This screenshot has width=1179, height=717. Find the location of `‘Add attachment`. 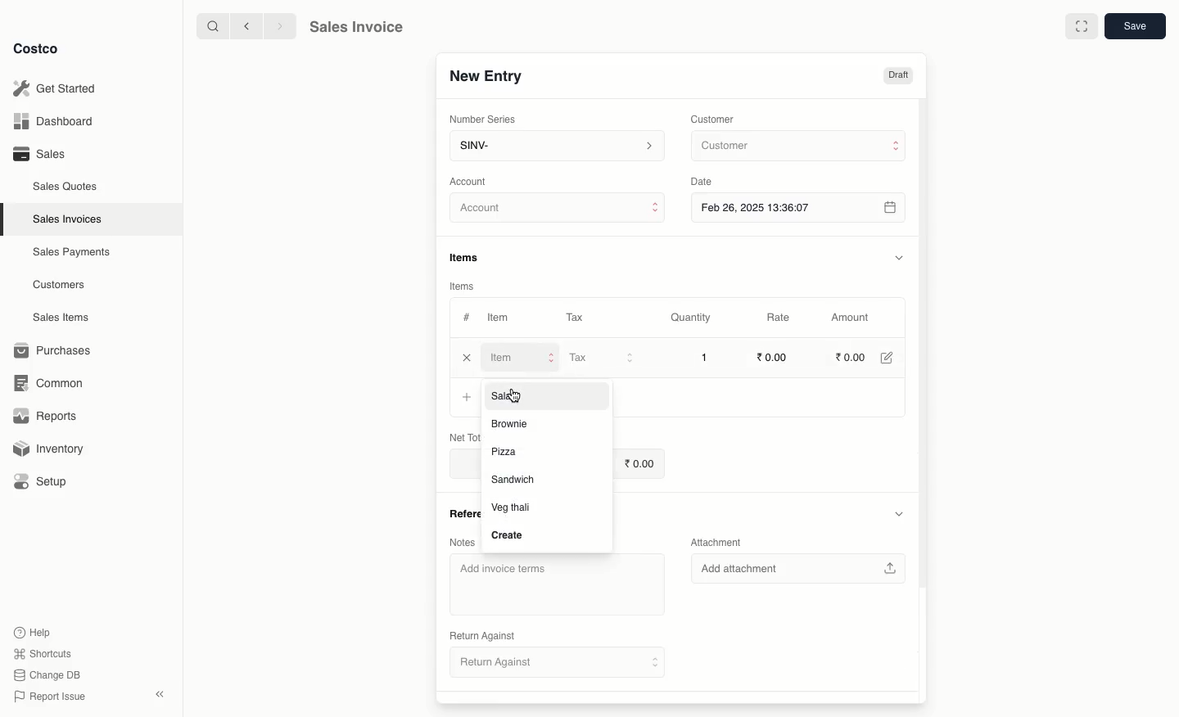

‘Add attachment is located at coordinates (797, 568).